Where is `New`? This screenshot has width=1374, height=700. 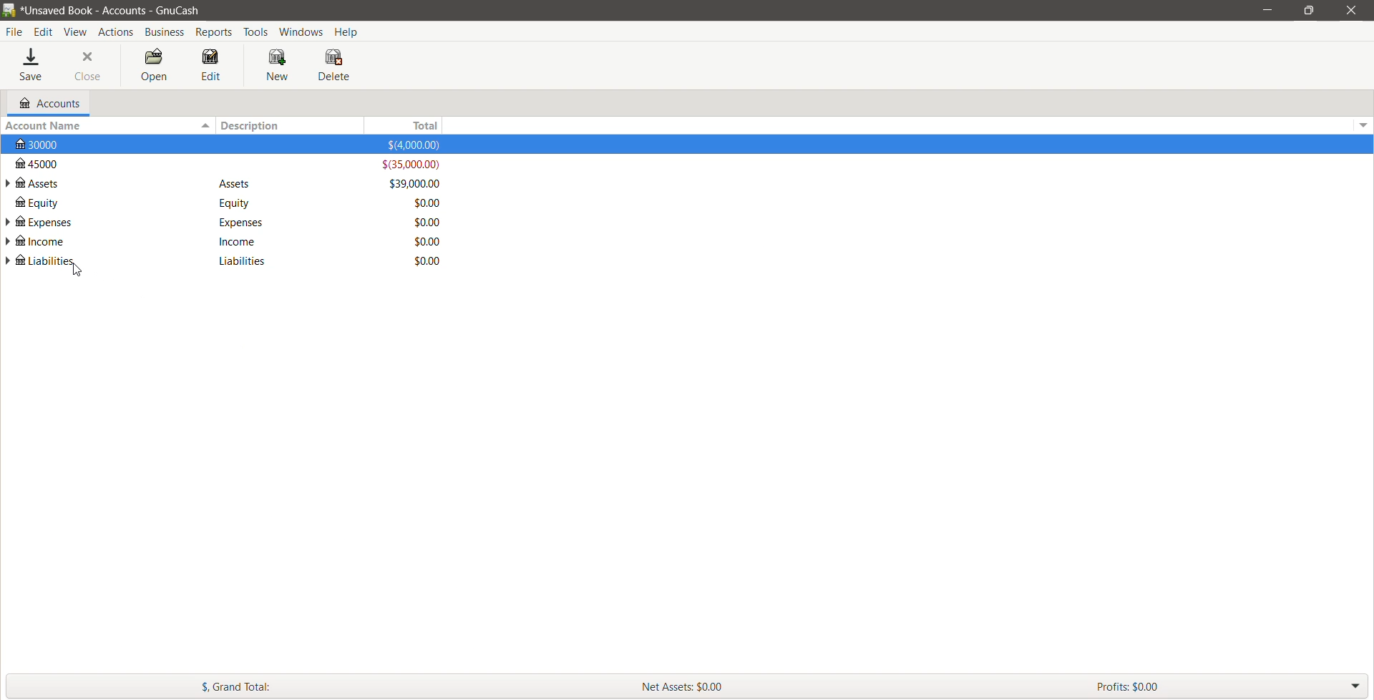 New is located at coordinates (280, 66).